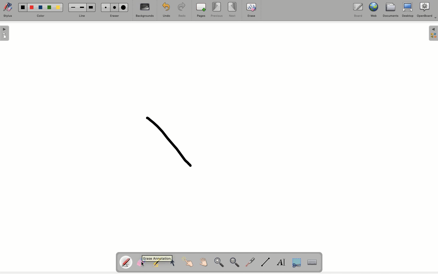  Describe the element at coordinates (266, 262) in the screenshot. I see `Line` at that location.